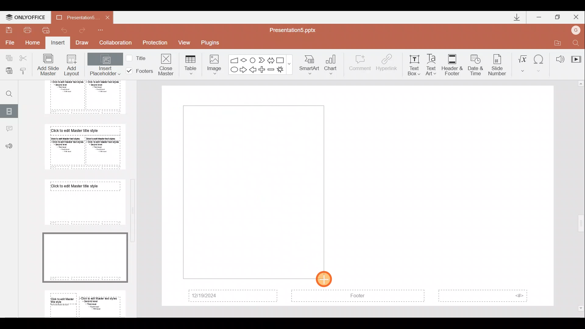  What do you see at coordinates (263, 69) in the screenshot?
I see `Plus` at bounding box center [263, 69].